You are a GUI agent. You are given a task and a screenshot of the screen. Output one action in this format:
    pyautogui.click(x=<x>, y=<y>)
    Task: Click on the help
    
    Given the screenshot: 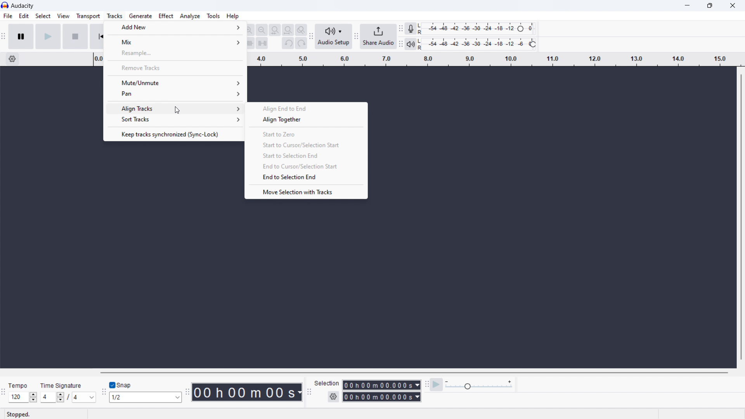 What is the action you would take?
    pyautogui.click(x=232, y=16)
    